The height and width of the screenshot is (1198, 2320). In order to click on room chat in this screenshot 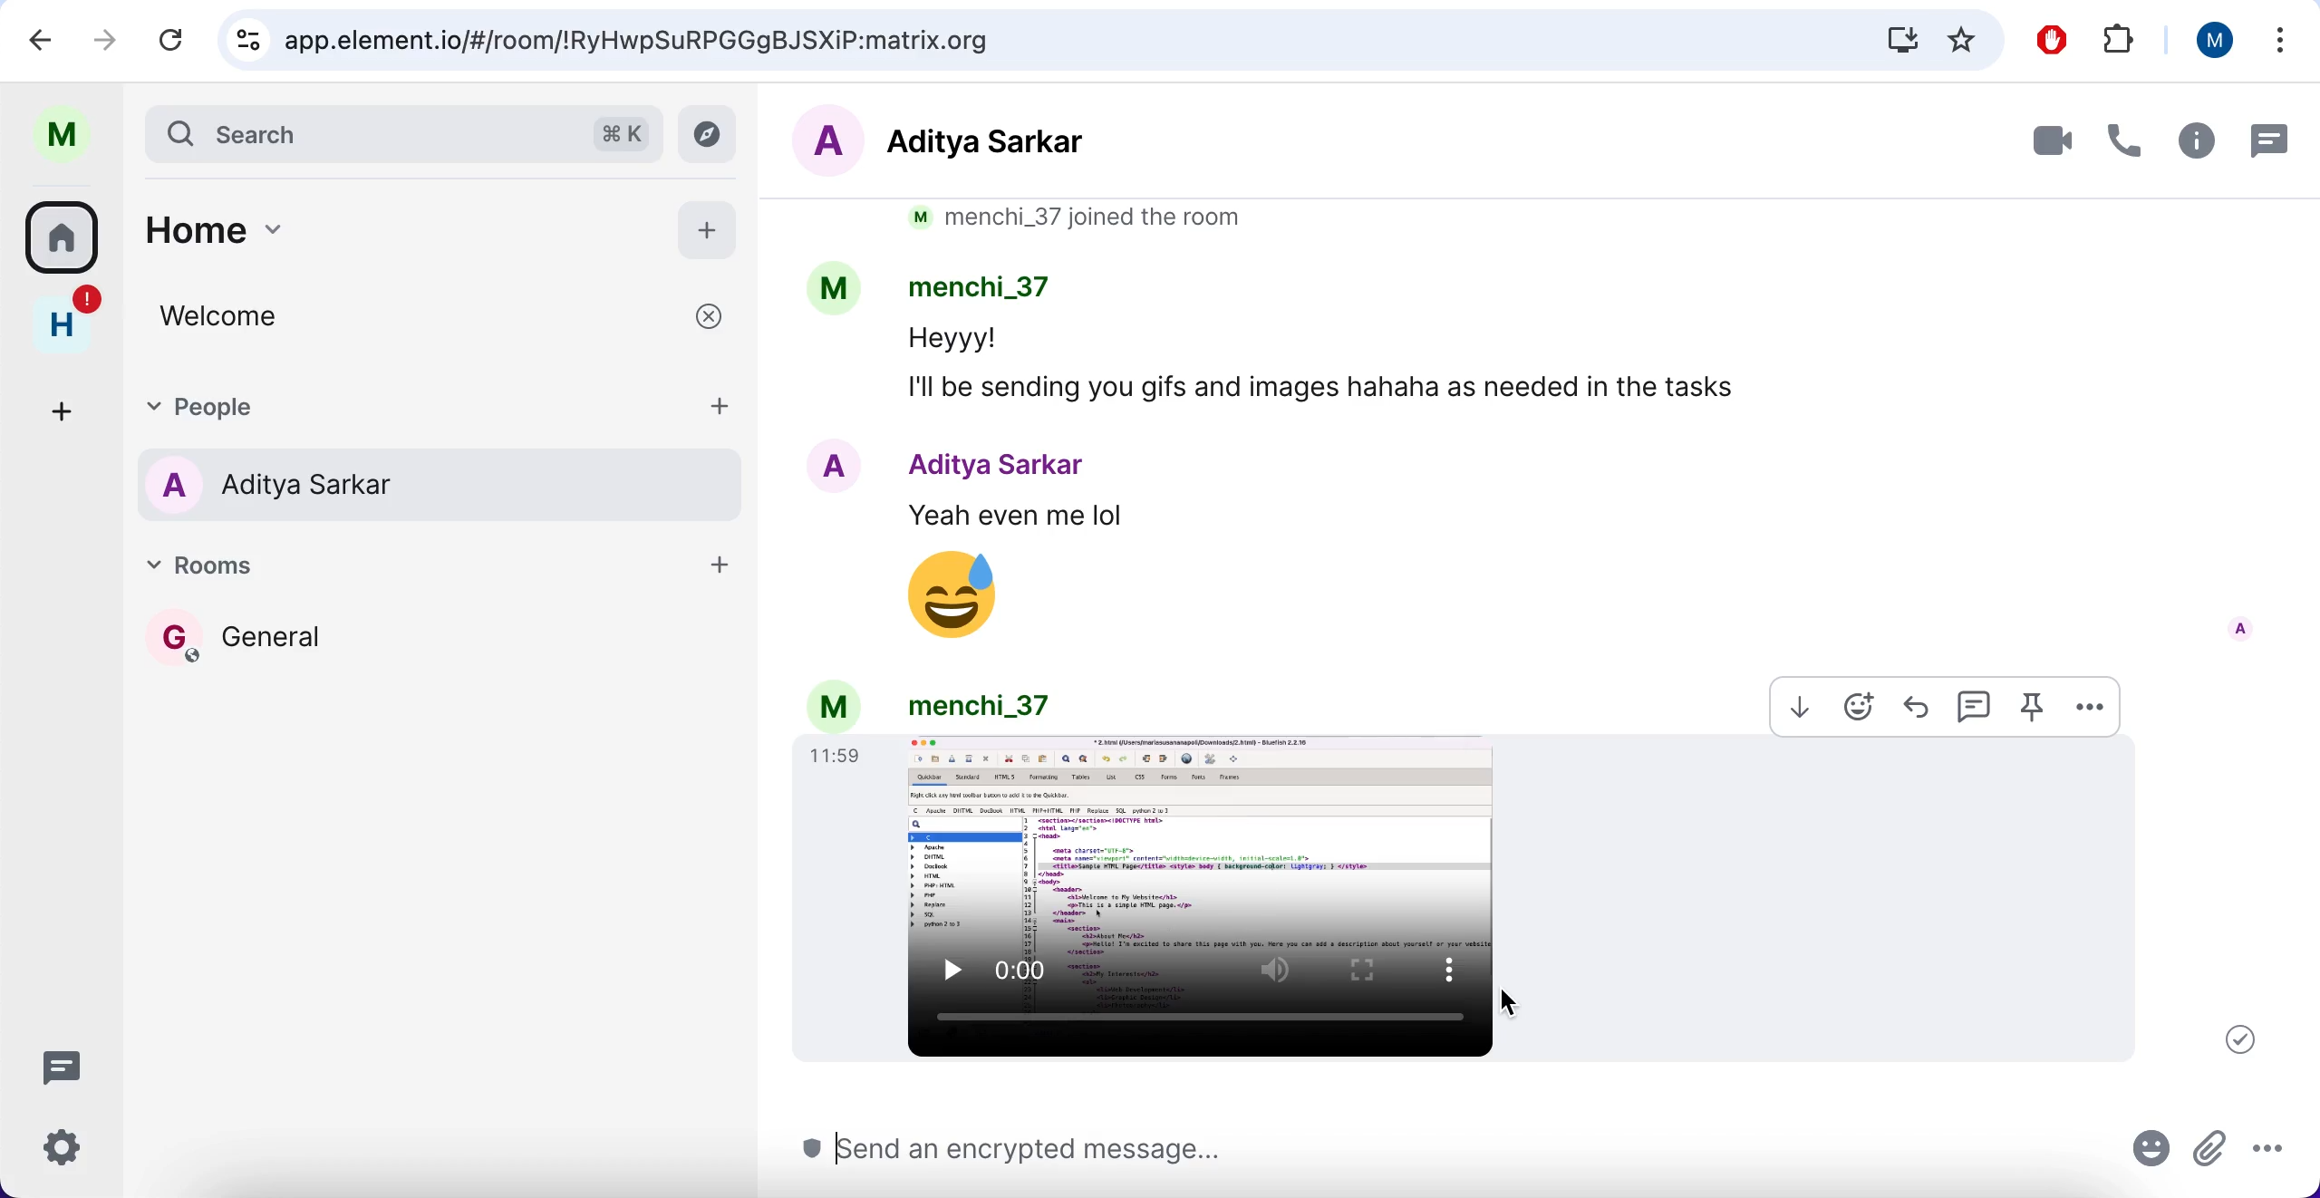, I will do `click(1544, 426)`.